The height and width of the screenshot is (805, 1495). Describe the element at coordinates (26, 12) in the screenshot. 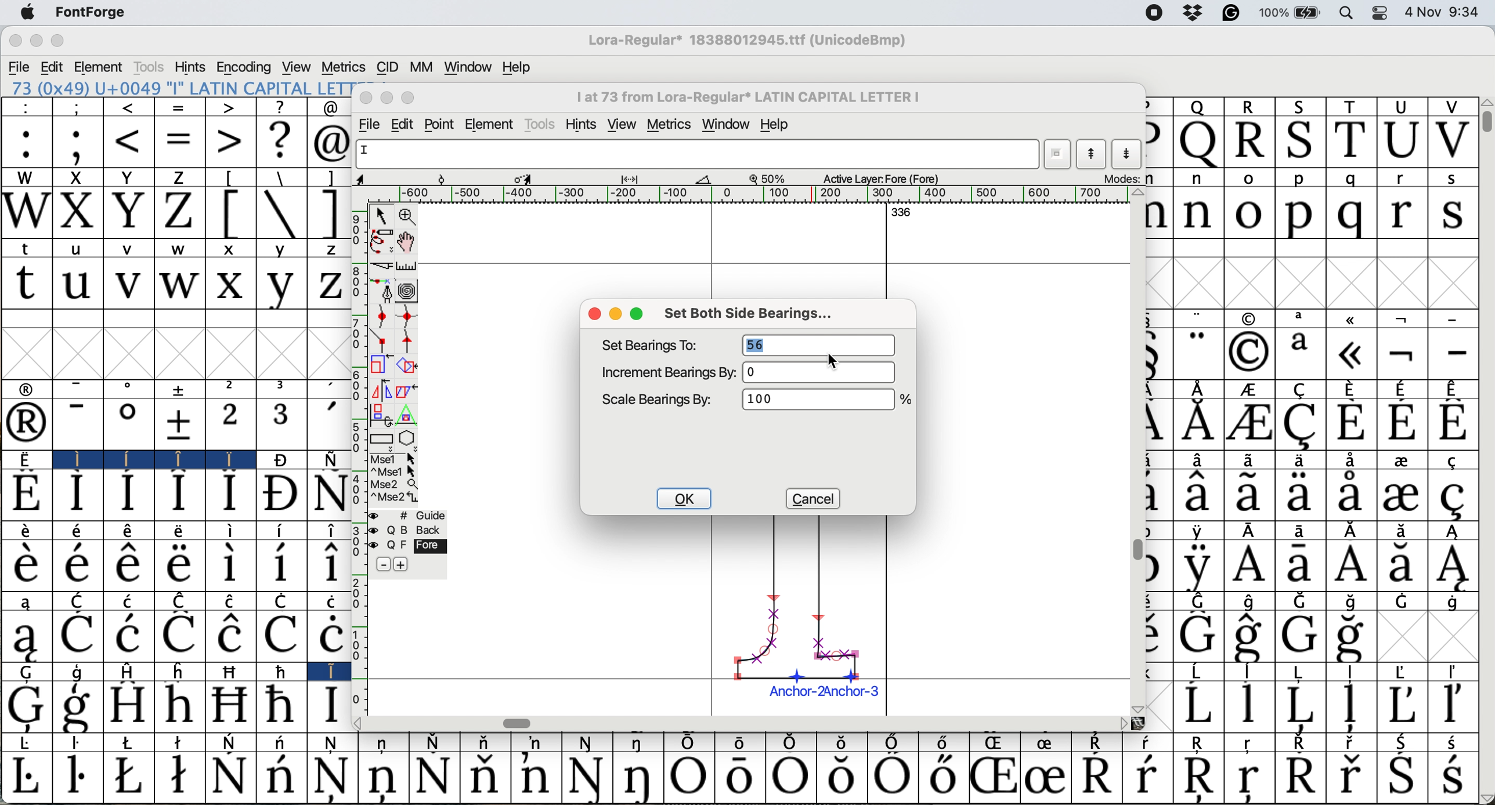

I see `system logo` at that location.